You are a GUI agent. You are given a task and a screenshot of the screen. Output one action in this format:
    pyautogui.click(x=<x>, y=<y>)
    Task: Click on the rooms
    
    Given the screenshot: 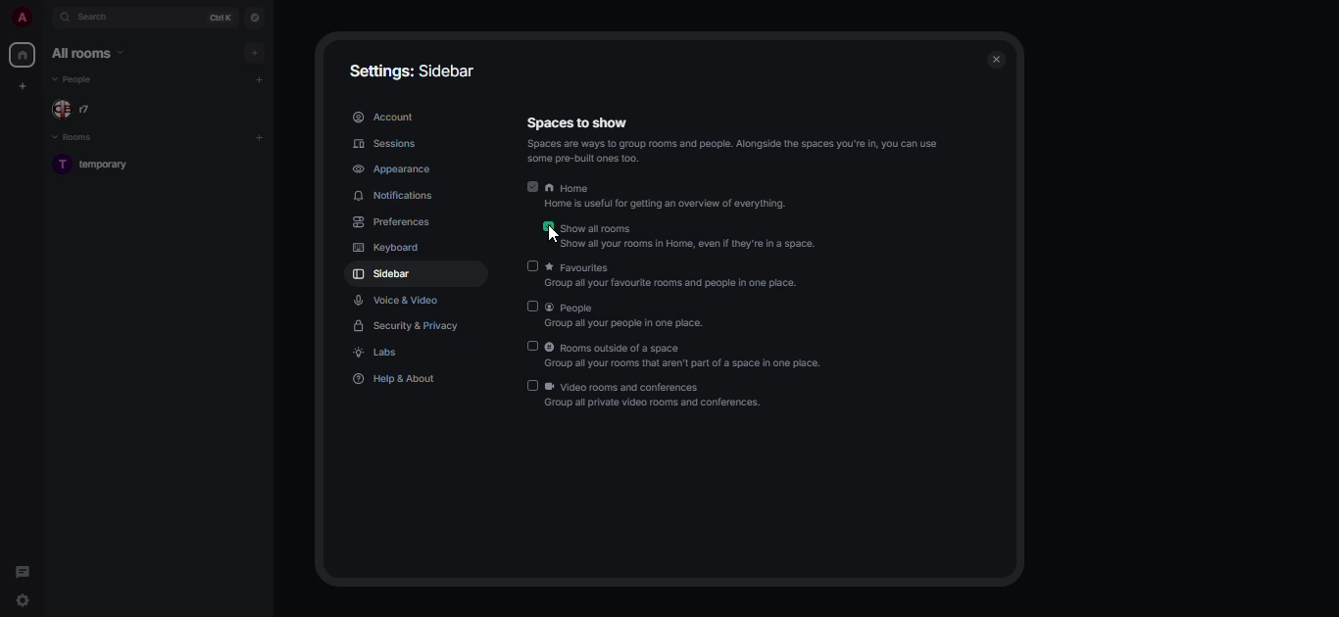 What is the action you would take?
    pyautogui.click(x=72, y=138)
    